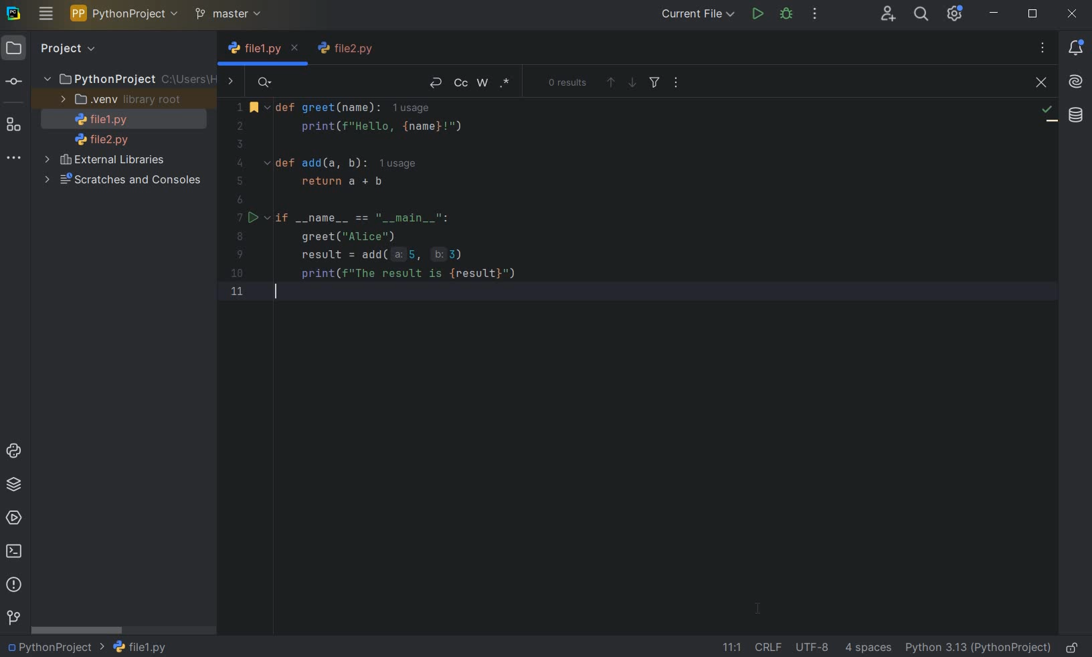 This screenshot has height=657, width=1092. What do you see at coordinates (124, 181) in the screenshot?
I see `SCRATCHES AND CONSOLES` at bounding box center [124, 181].